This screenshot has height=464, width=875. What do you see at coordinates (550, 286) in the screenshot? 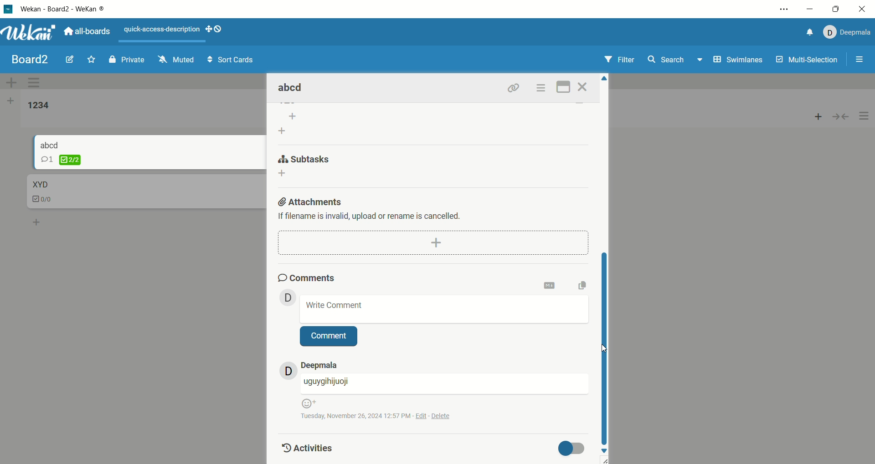
I see `onvert to markdown` at bounding box center [550, 286].